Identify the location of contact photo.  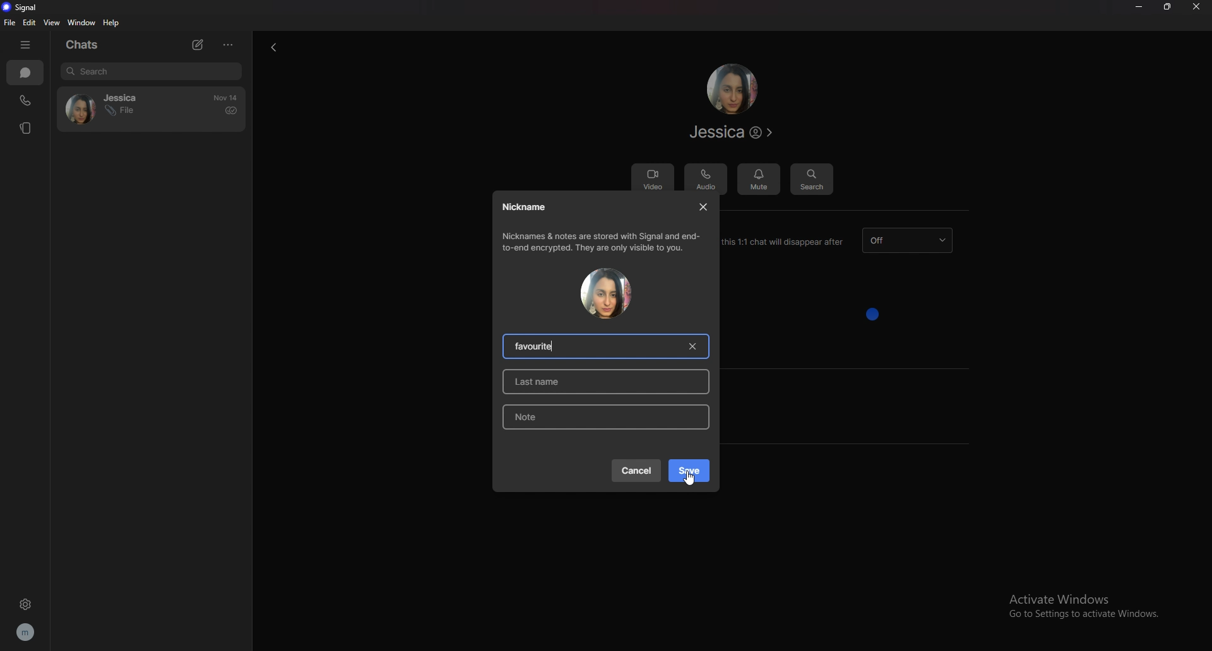
(605, 293).